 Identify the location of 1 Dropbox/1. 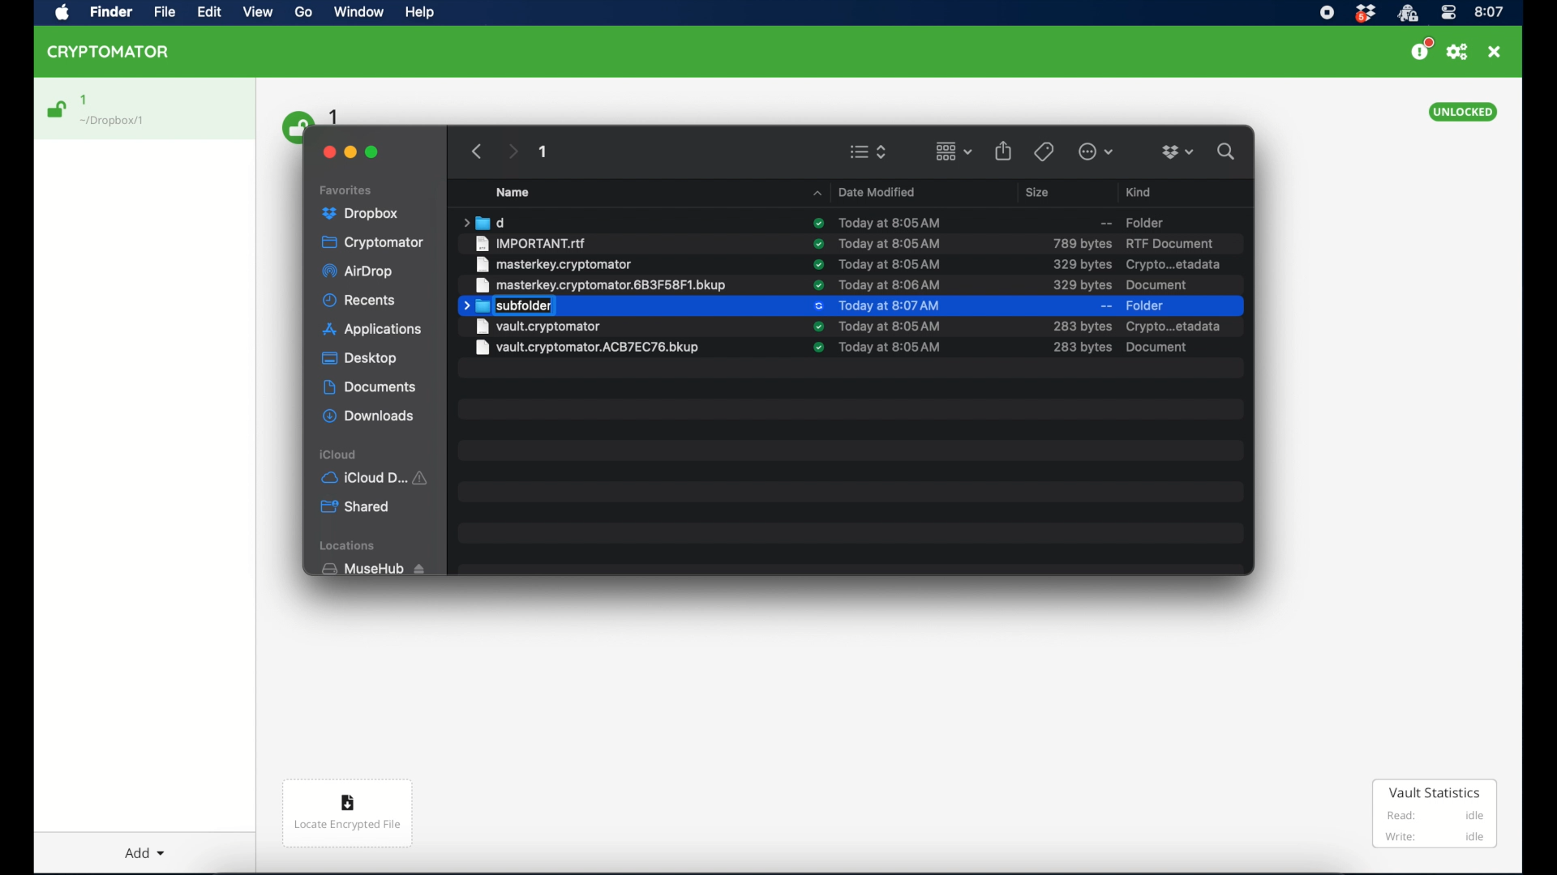
(123, 111).